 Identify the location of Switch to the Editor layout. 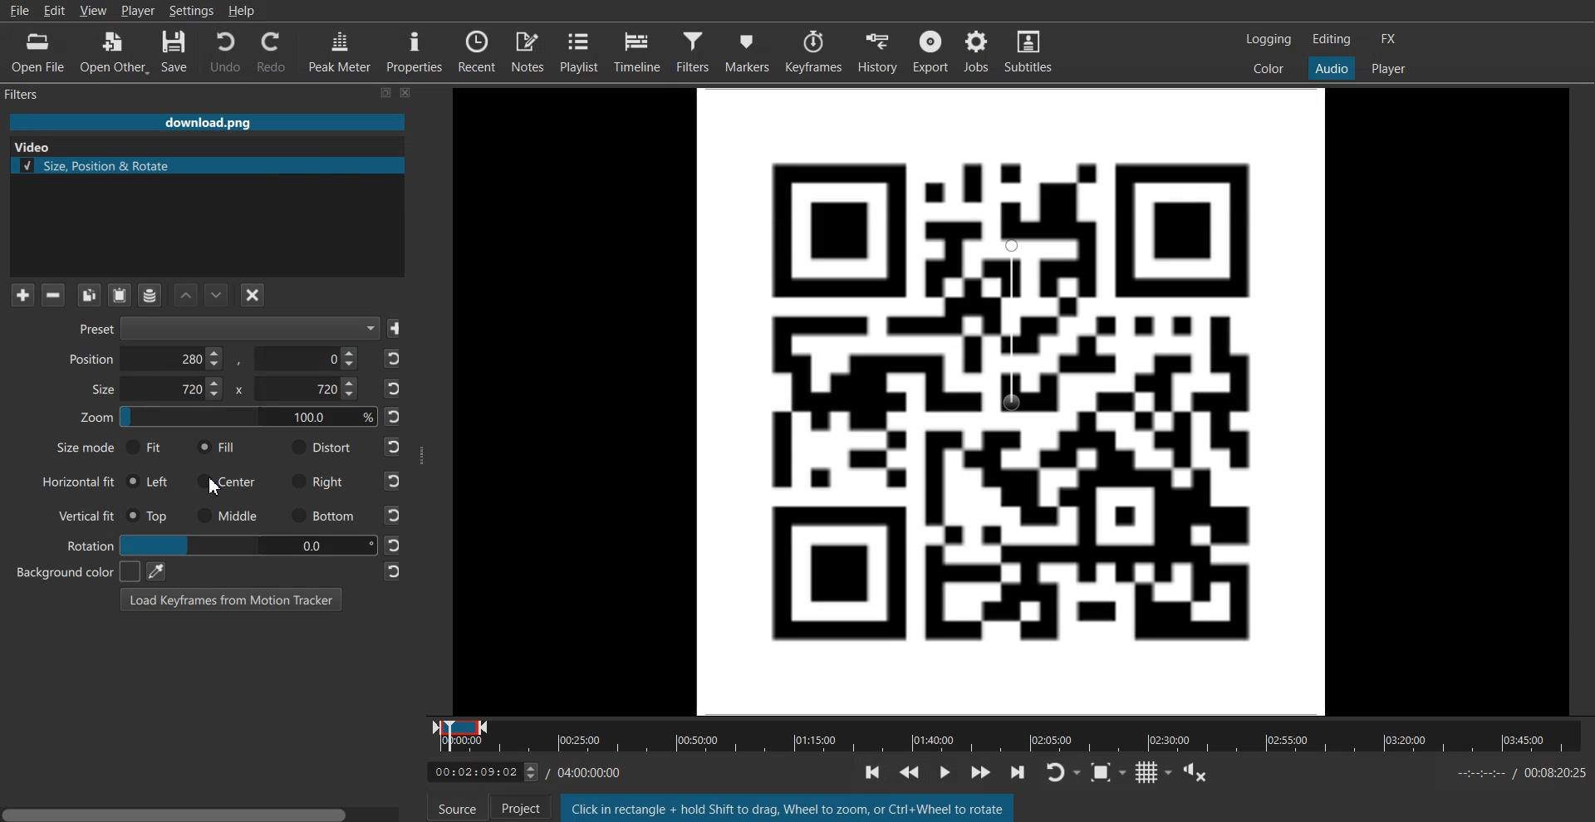
(1332, 39).